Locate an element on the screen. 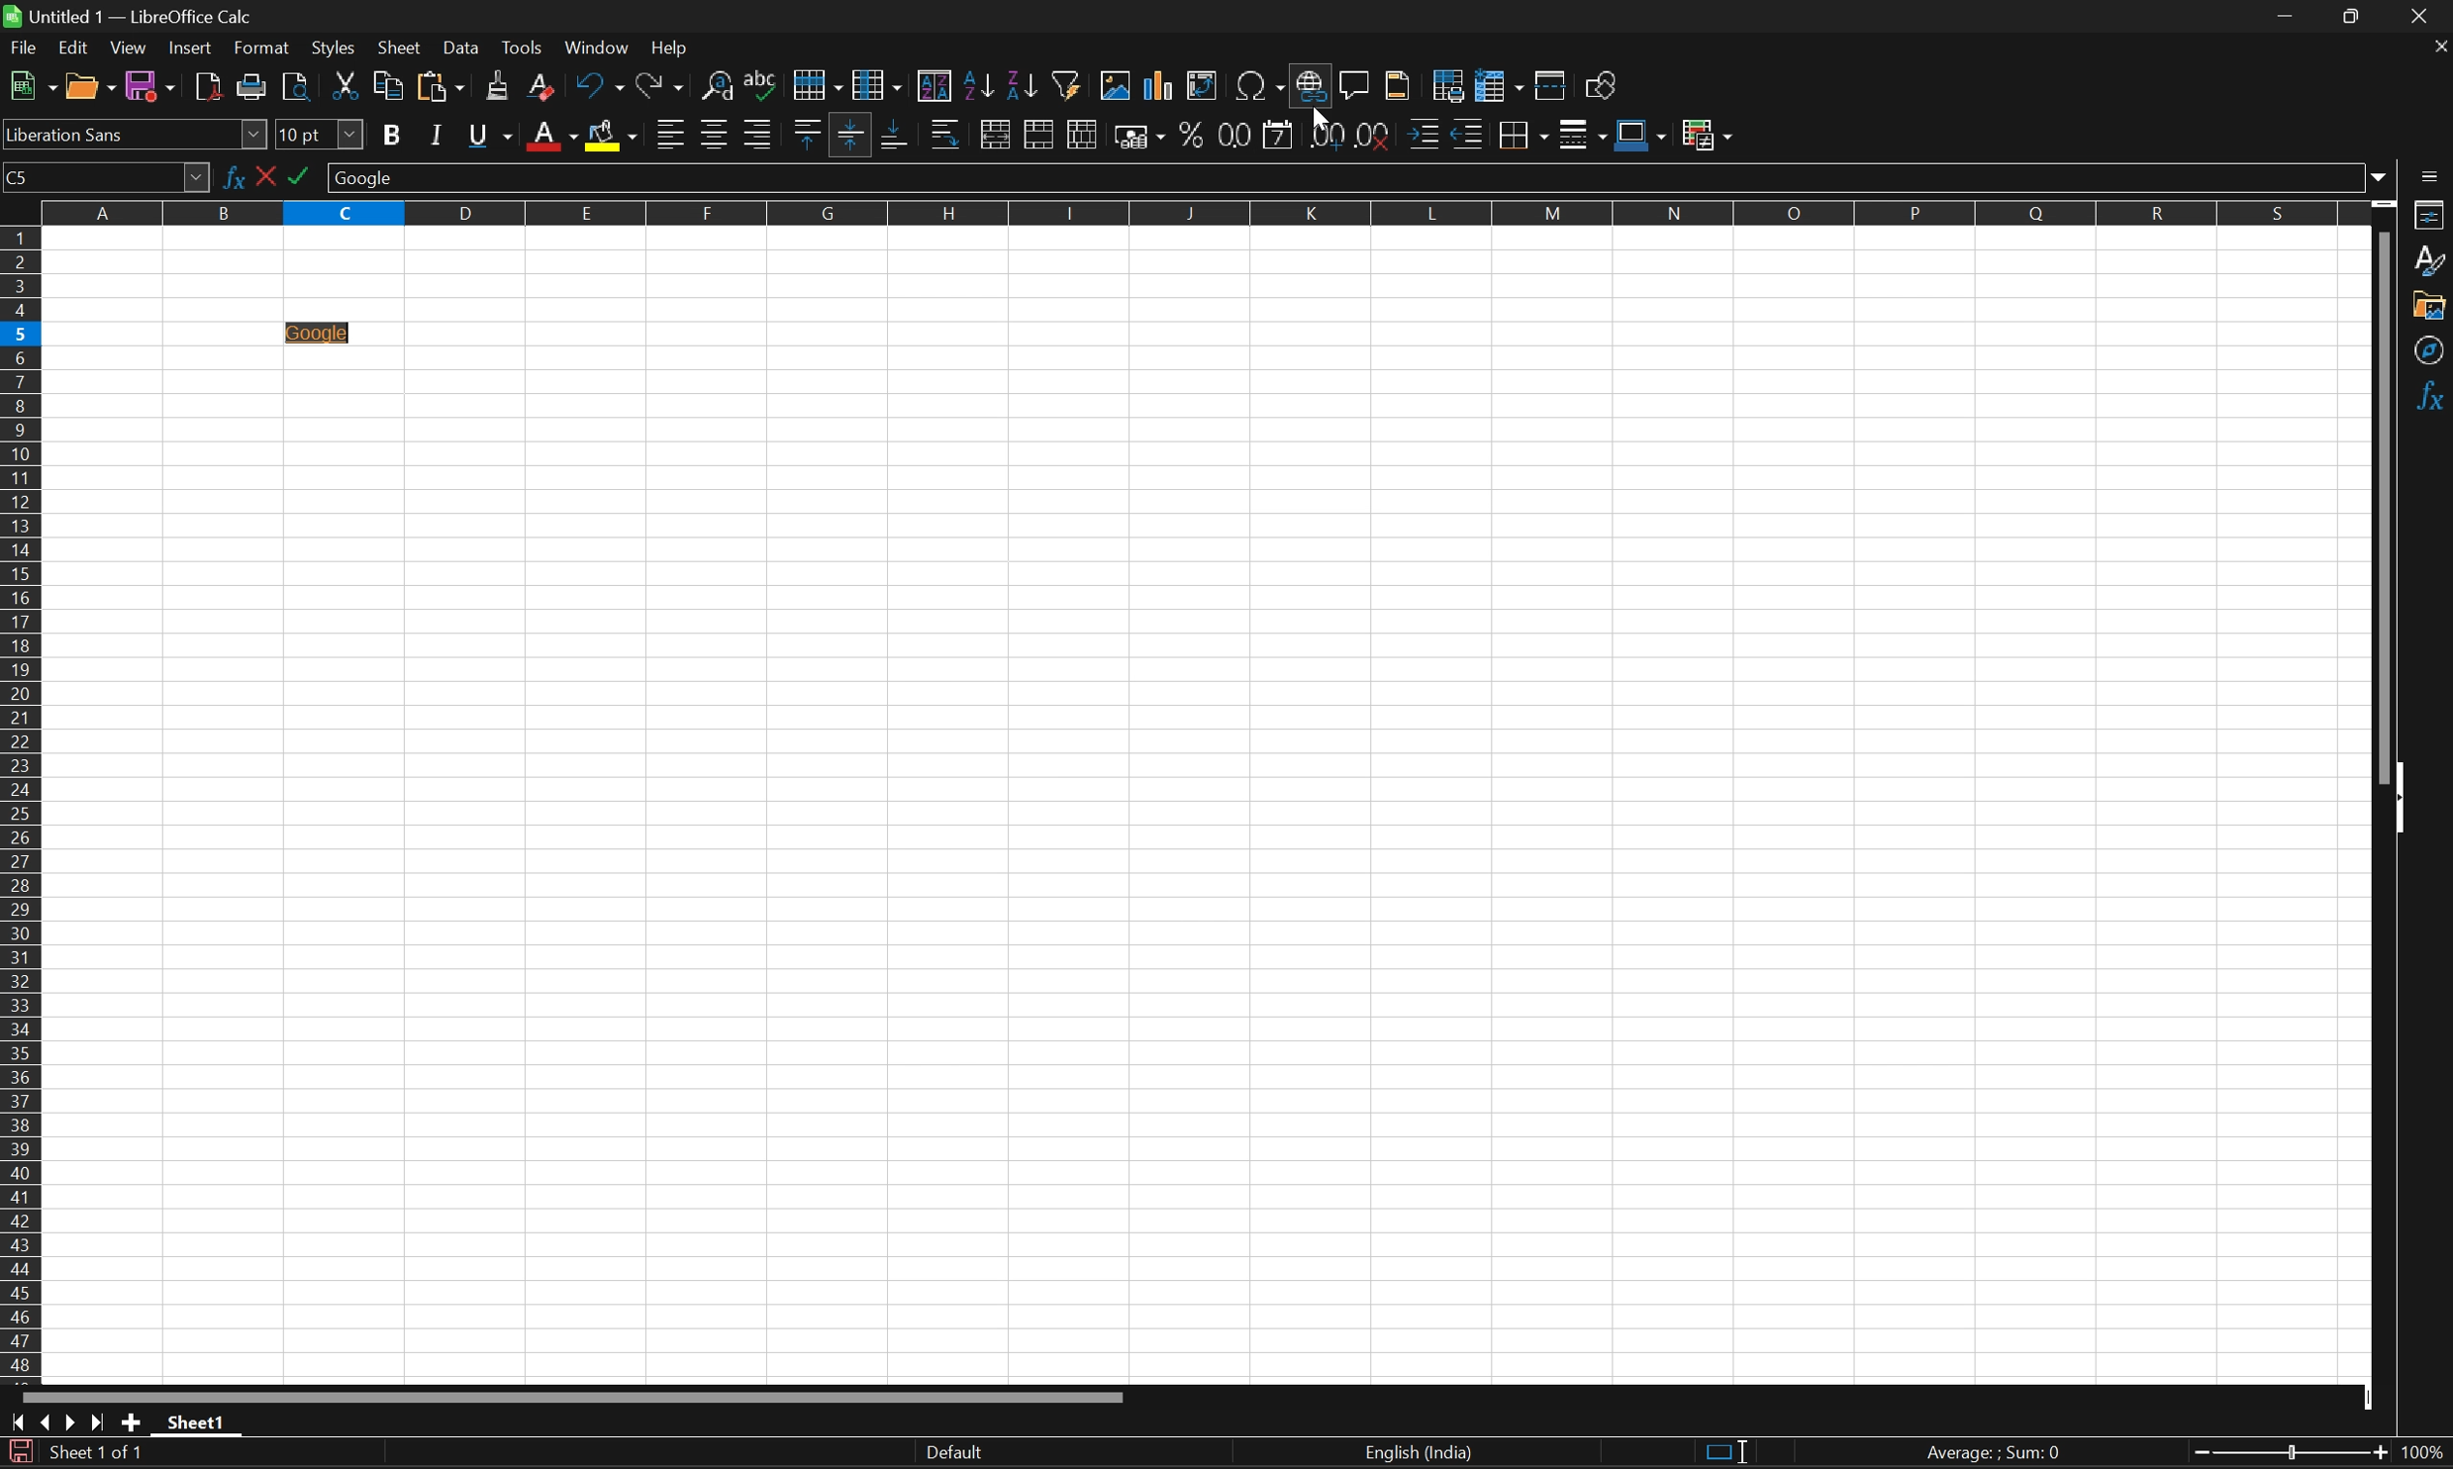 This screenshot has width=2453, height=1469. Untitled1 - LibreOffice Calc is located at coordinates (129, 14).